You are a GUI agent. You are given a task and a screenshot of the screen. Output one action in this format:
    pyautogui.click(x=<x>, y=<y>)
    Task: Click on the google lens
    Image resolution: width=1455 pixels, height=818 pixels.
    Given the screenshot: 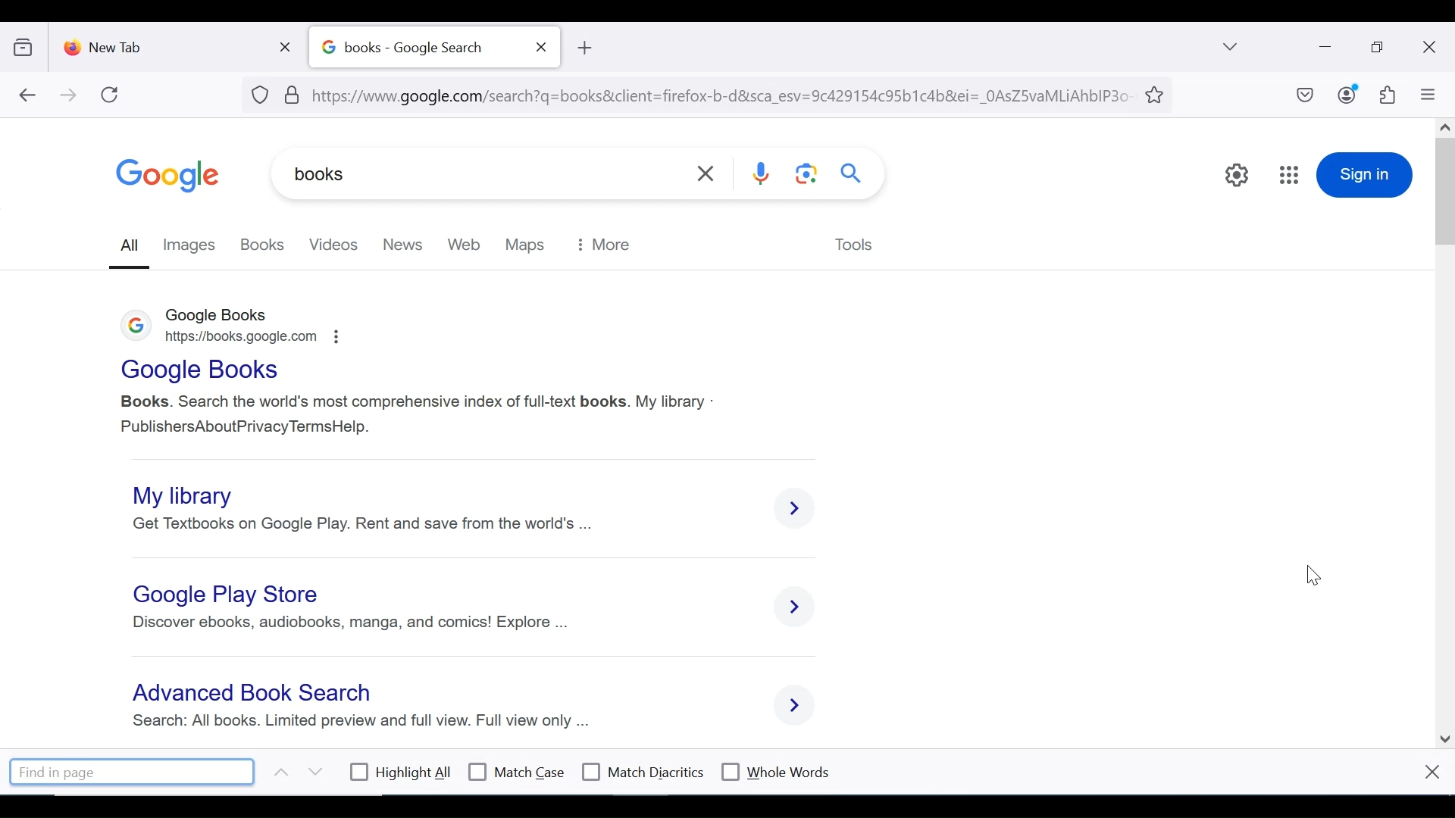 What is the action you would take?
    pyautogui.click(x=804, y=176)
    